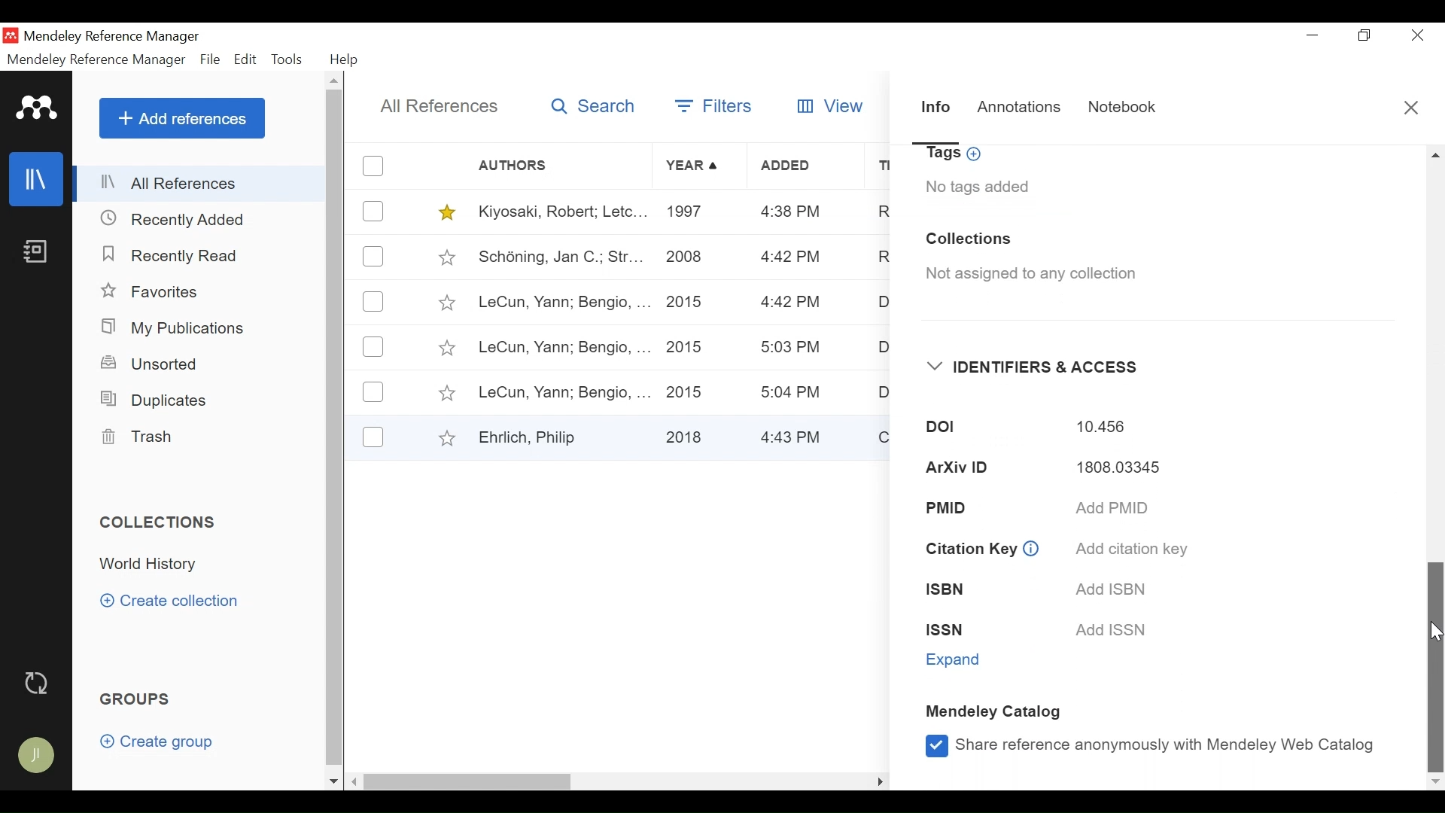  I want to click on 10.456, so click(1100, 428).